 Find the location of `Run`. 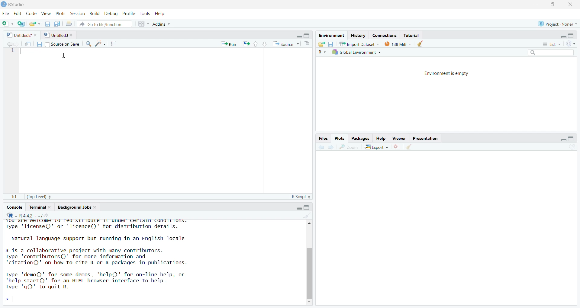

Run is located at coordinates (226, 43).